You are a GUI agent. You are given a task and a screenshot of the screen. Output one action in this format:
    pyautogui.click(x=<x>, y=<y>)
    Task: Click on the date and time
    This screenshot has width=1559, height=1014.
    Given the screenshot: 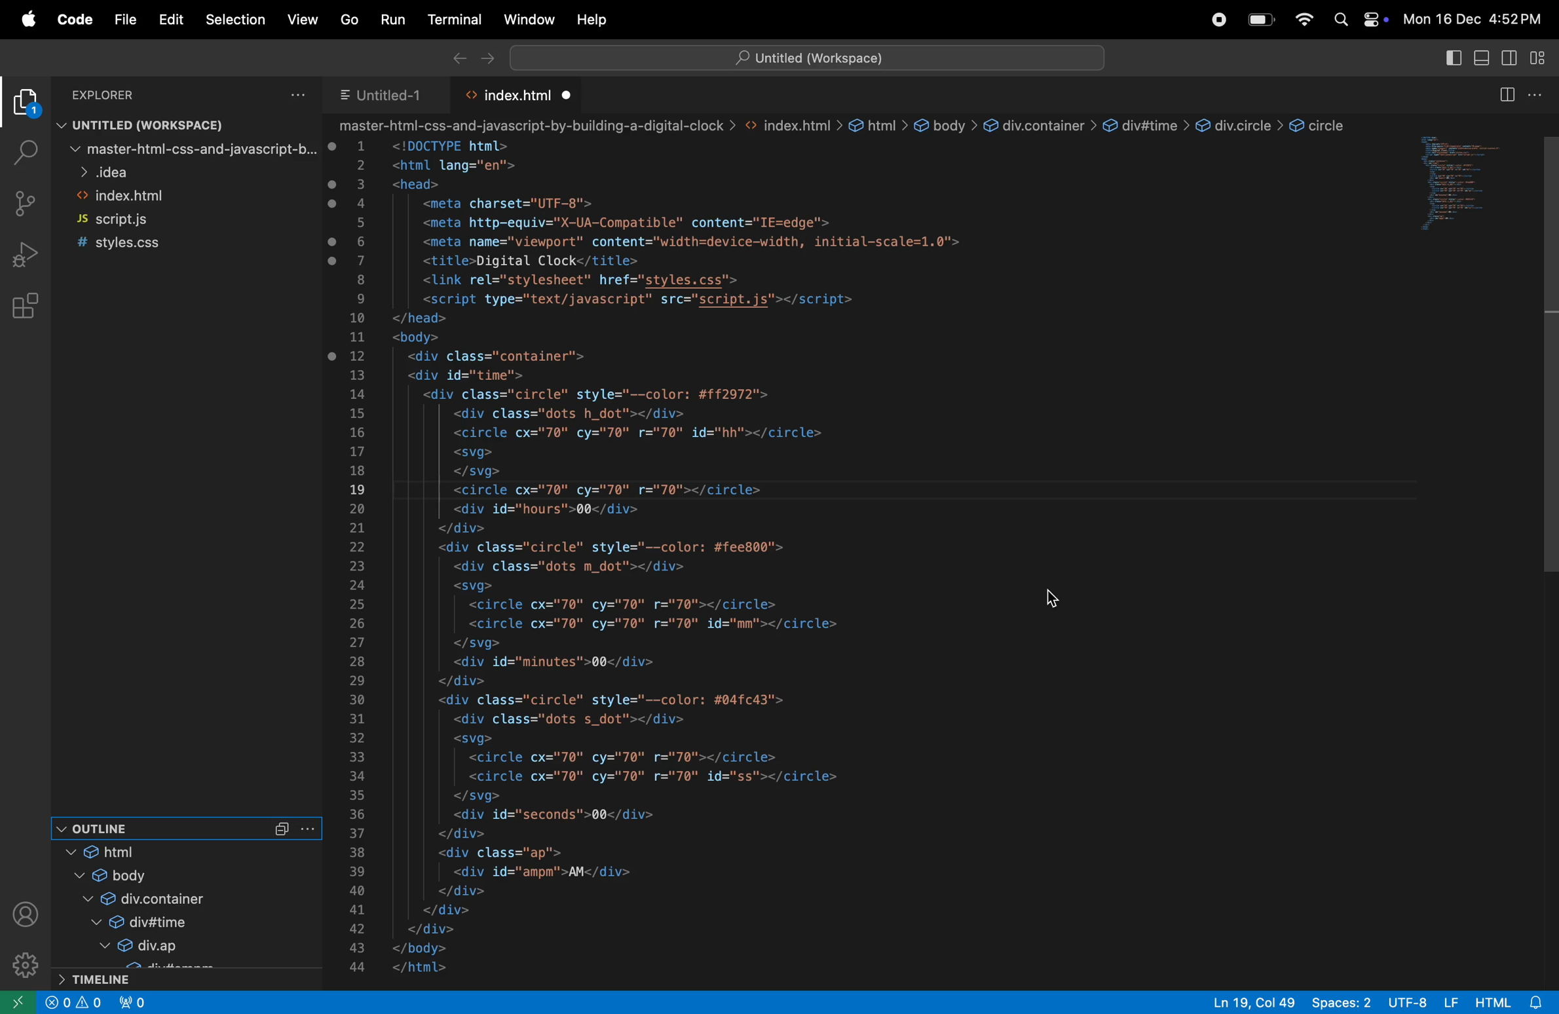 What is the action you would take?
    pyautogui.click(x=1476, y=18)
    